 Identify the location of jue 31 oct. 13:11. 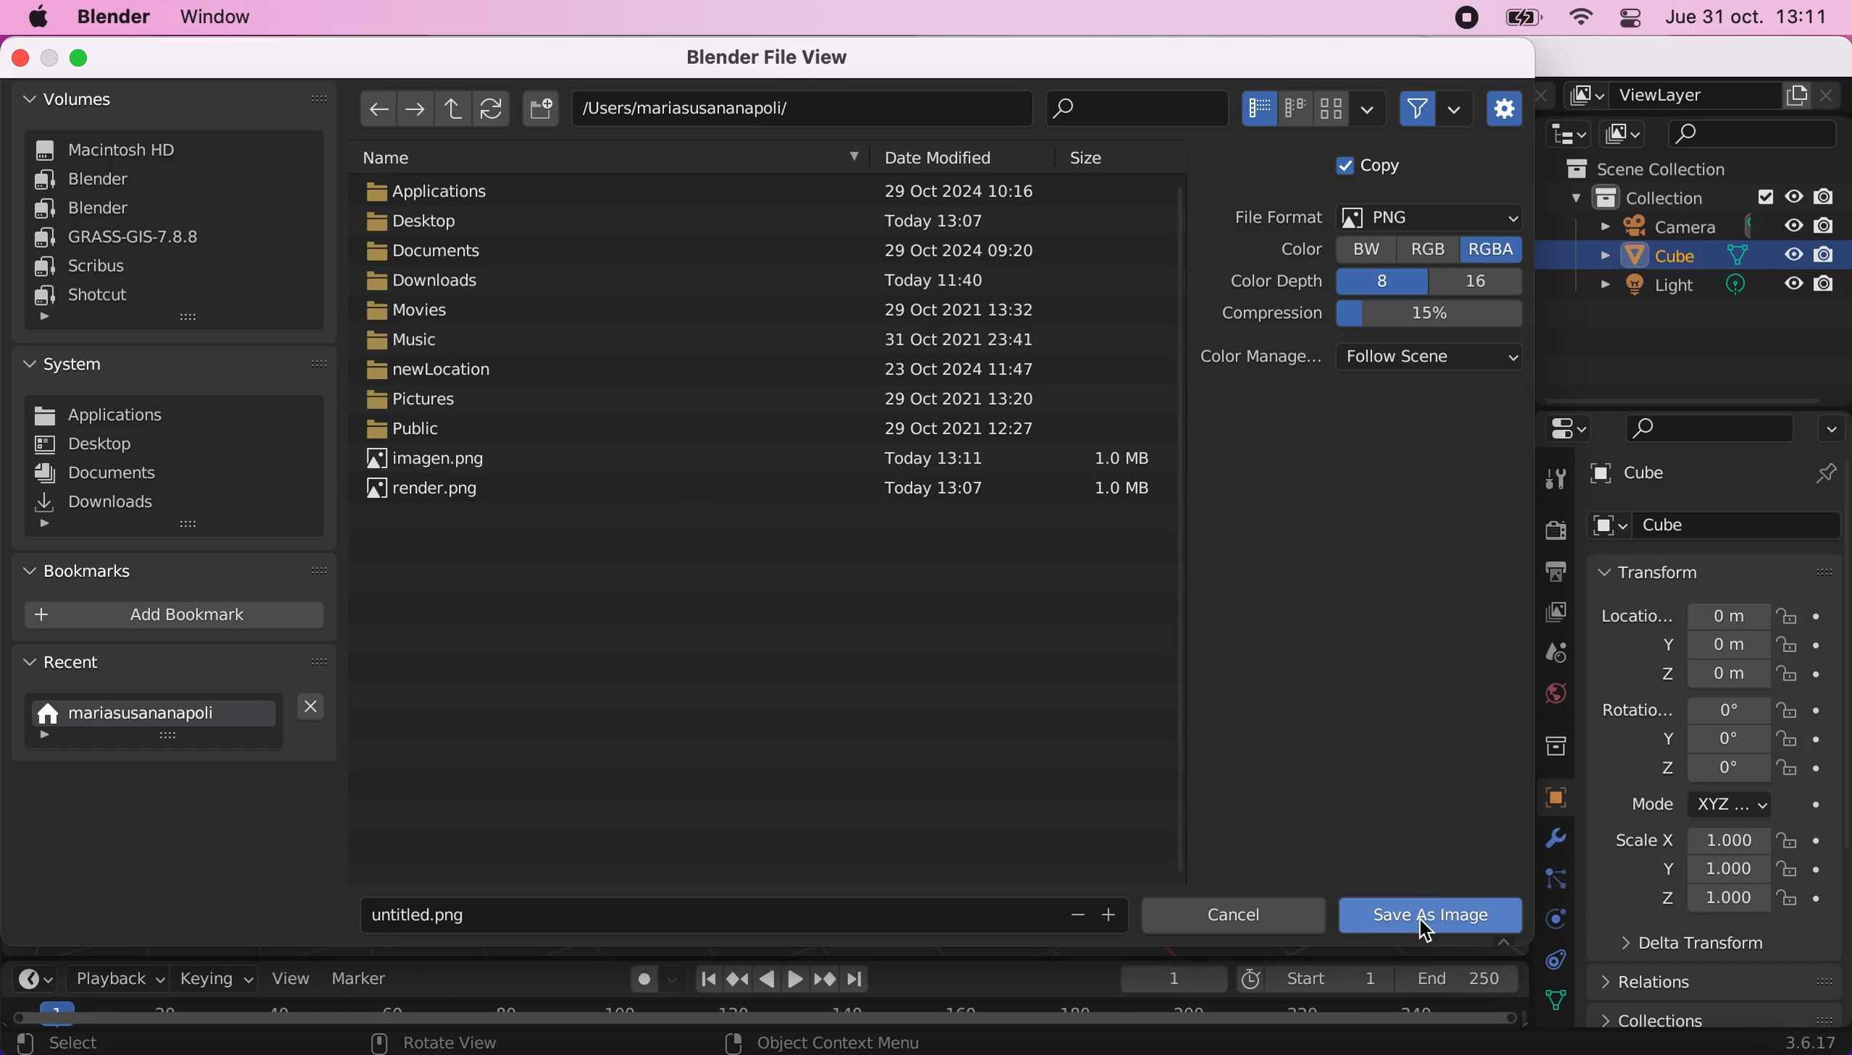
(1755, 20).